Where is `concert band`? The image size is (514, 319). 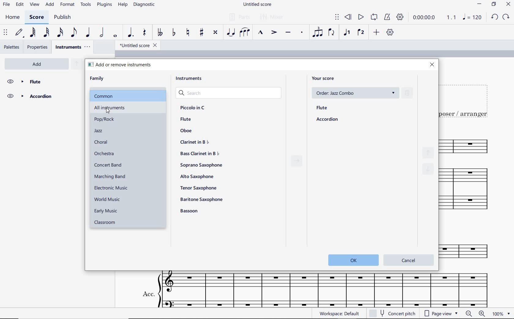 concert band is located at coordinates (108, 165).